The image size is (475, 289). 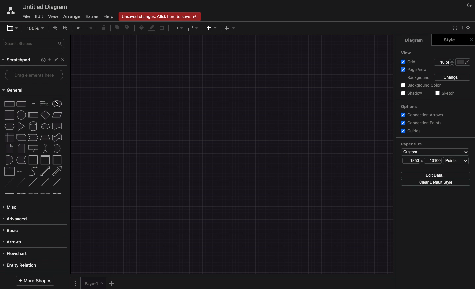 I want to click on Cloud, so click(x=45, y=126).